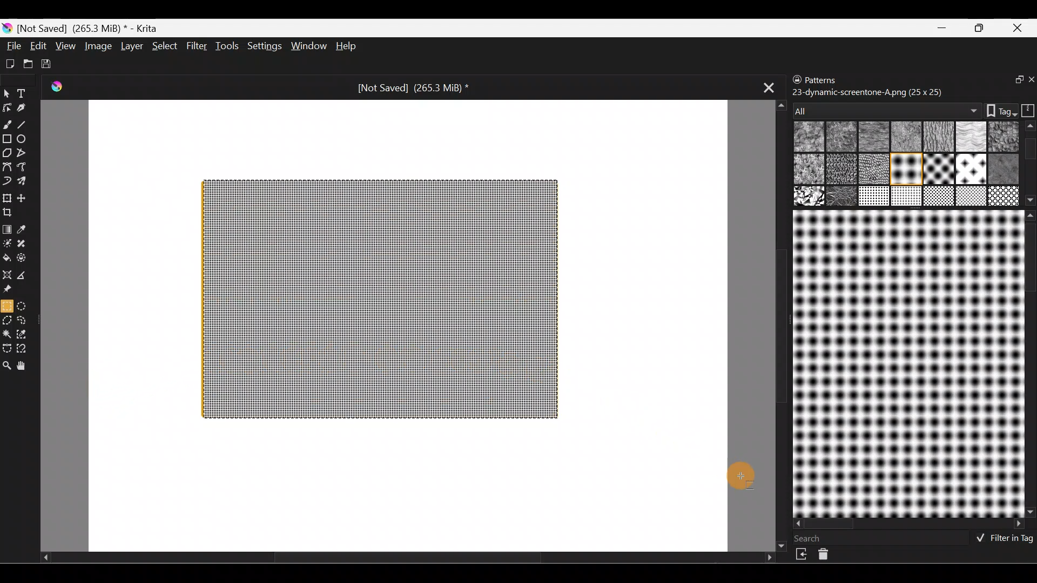 The width and height of the screenshot is (1037, 583). I want to click on 19 texture_crackle.png, so click(971, 196).